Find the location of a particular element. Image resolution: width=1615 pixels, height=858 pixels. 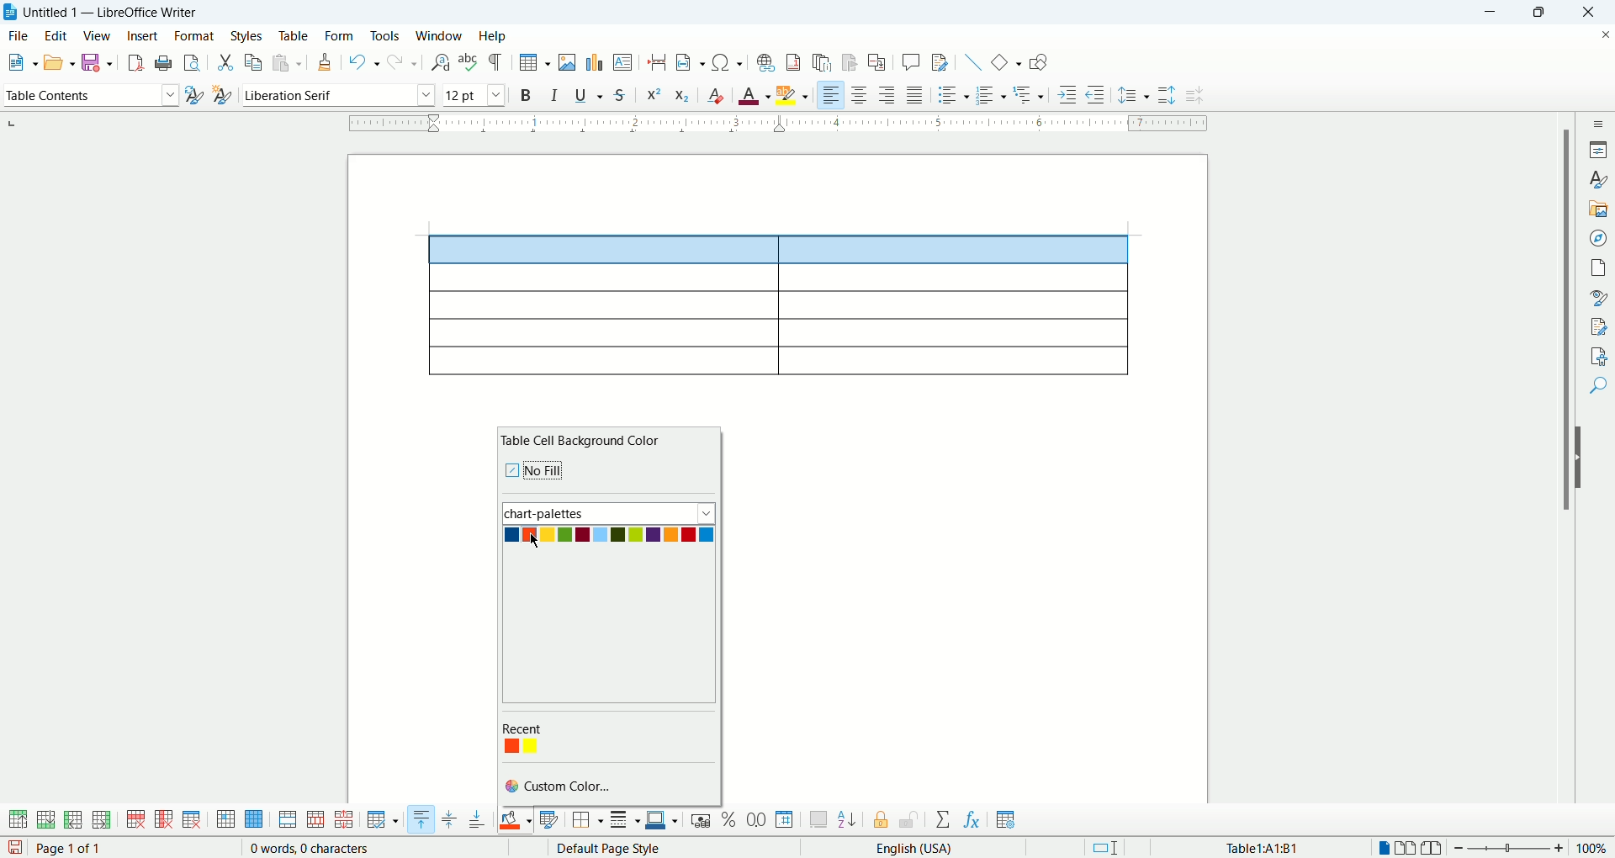

border style is located at coordinates (624, 821).